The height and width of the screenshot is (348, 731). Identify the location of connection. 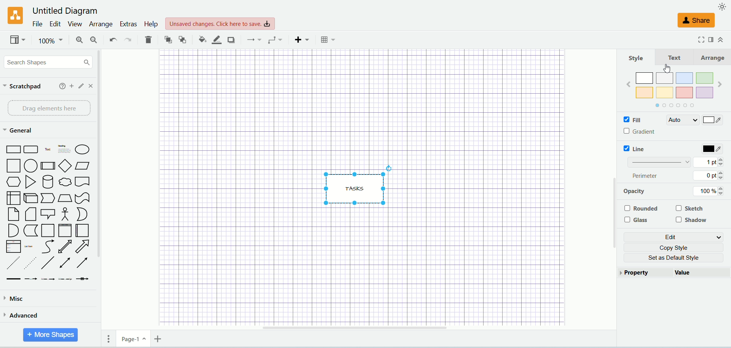
(252, 40).